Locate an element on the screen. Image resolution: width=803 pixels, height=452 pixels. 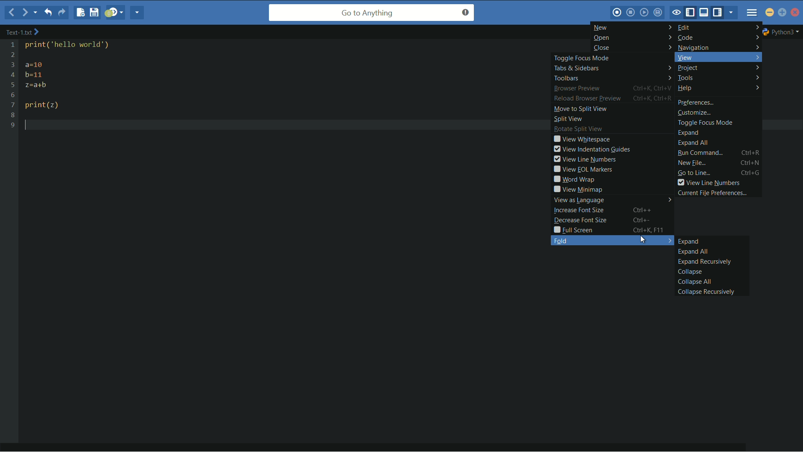
toggle focus mode is located at coordinates (677, 12).